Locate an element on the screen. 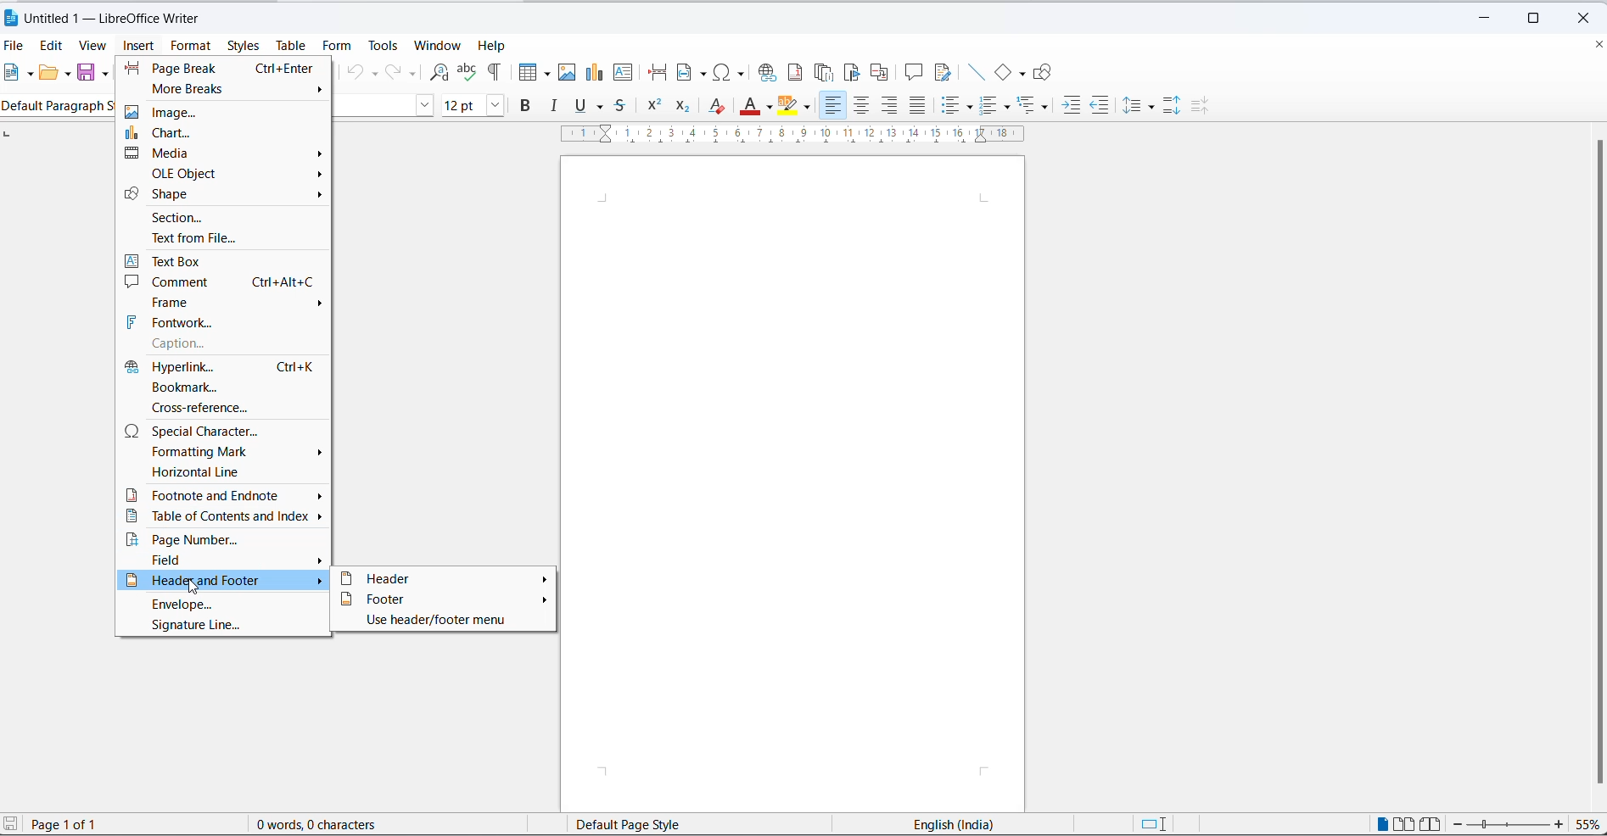  font size options is located at coordinates (492, 106).